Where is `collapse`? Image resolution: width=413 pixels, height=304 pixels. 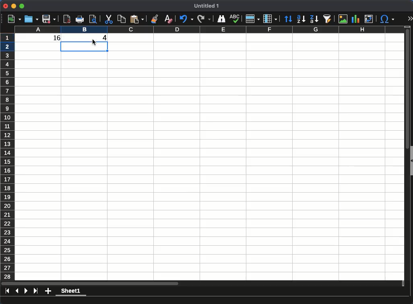
collapse is located at coordinates (411, 161).